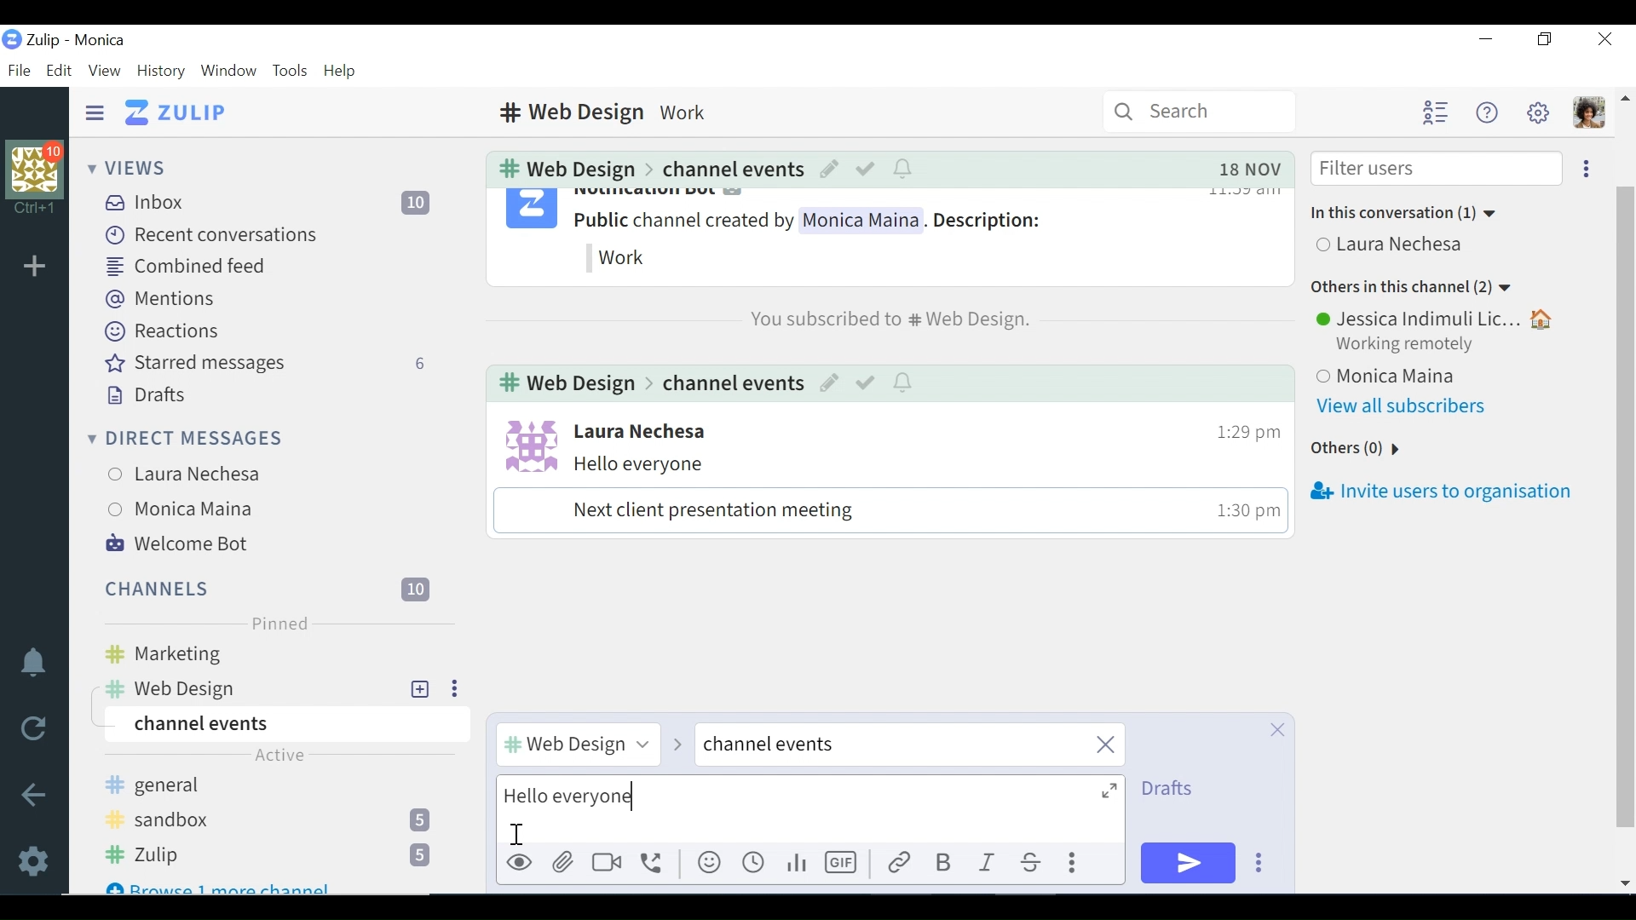  I want to click on Add voice call, so click(652, 863).